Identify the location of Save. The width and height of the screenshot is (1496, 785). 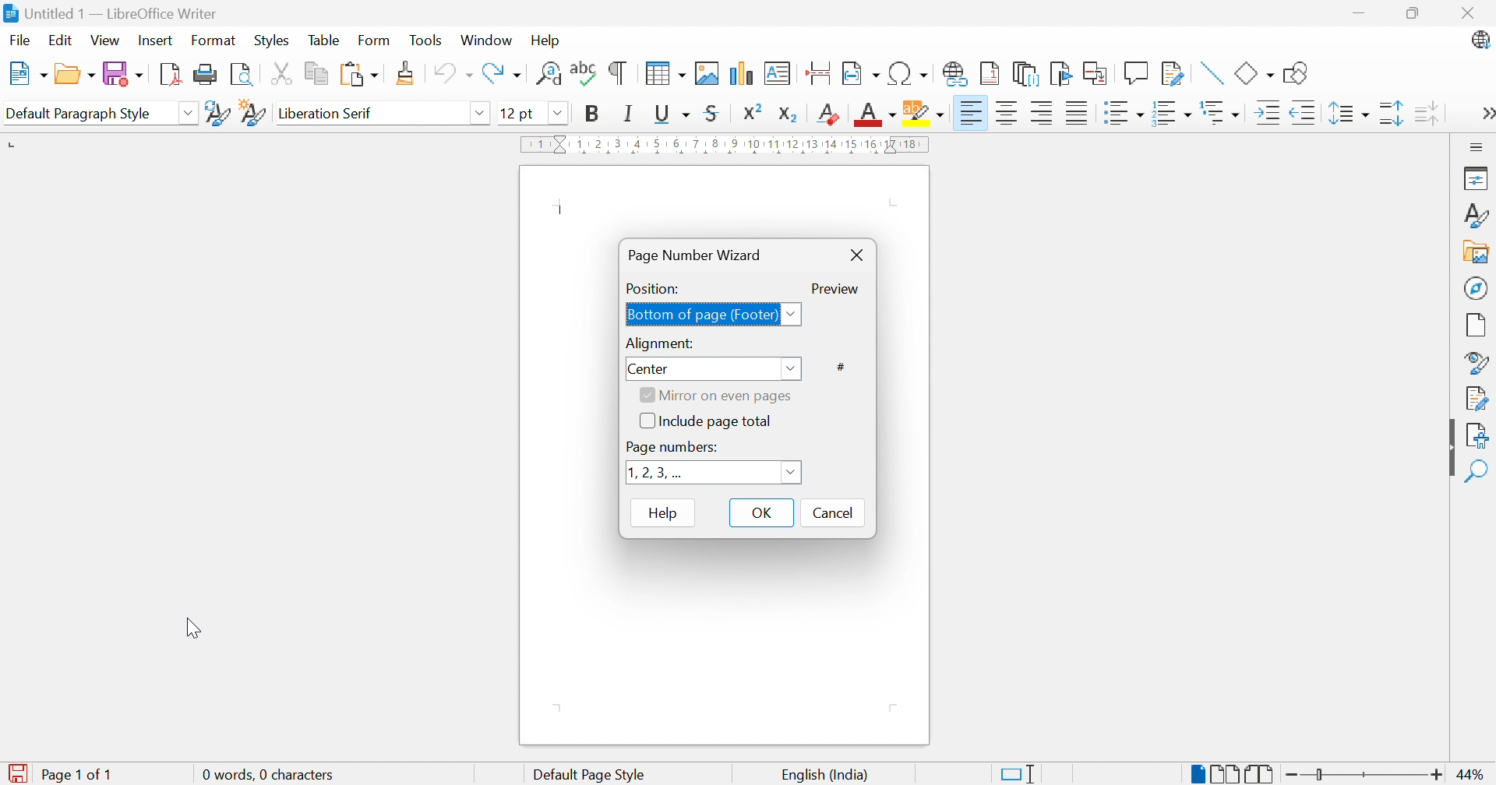
(122, 73).